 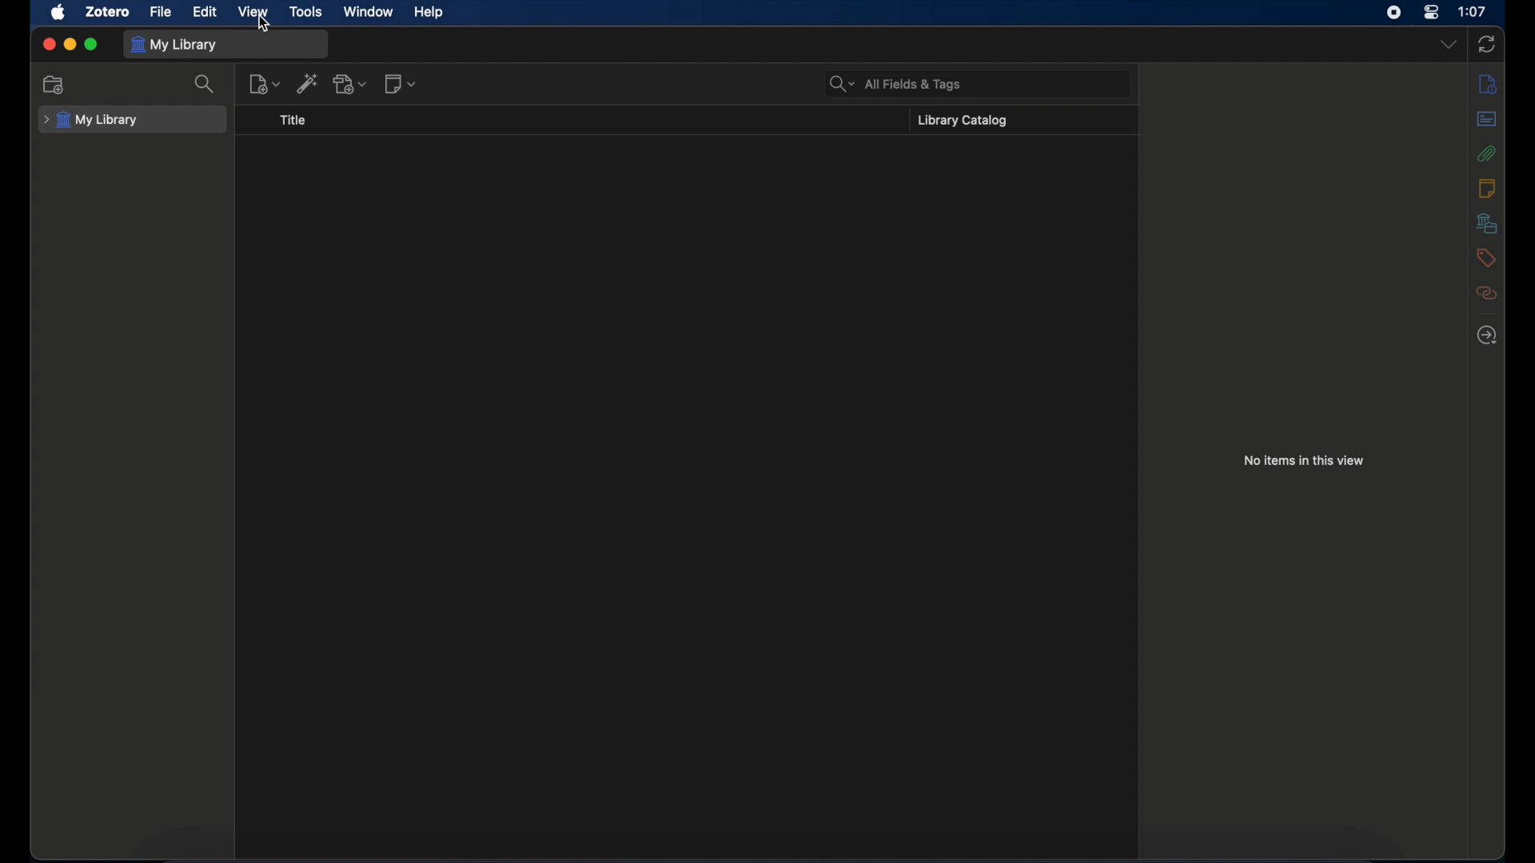 What do you see at coordinates (400, 84) in the screenshot?
I see `new notes` at bounding box center [400, 84].